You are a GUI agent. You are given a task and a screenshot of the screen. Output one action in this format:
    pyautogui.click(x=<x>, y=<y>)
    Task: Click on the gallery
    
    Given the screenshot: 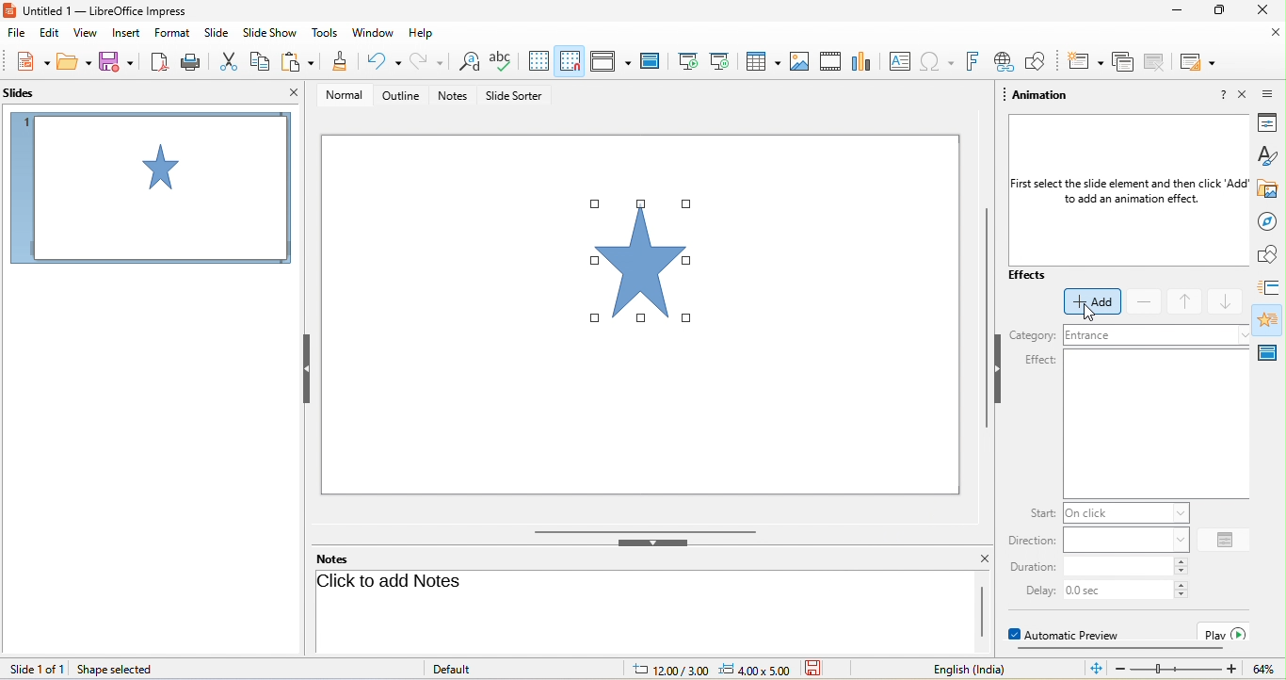 What is the action you would take?
    pyautogui.click(x=1272, y=189)
    